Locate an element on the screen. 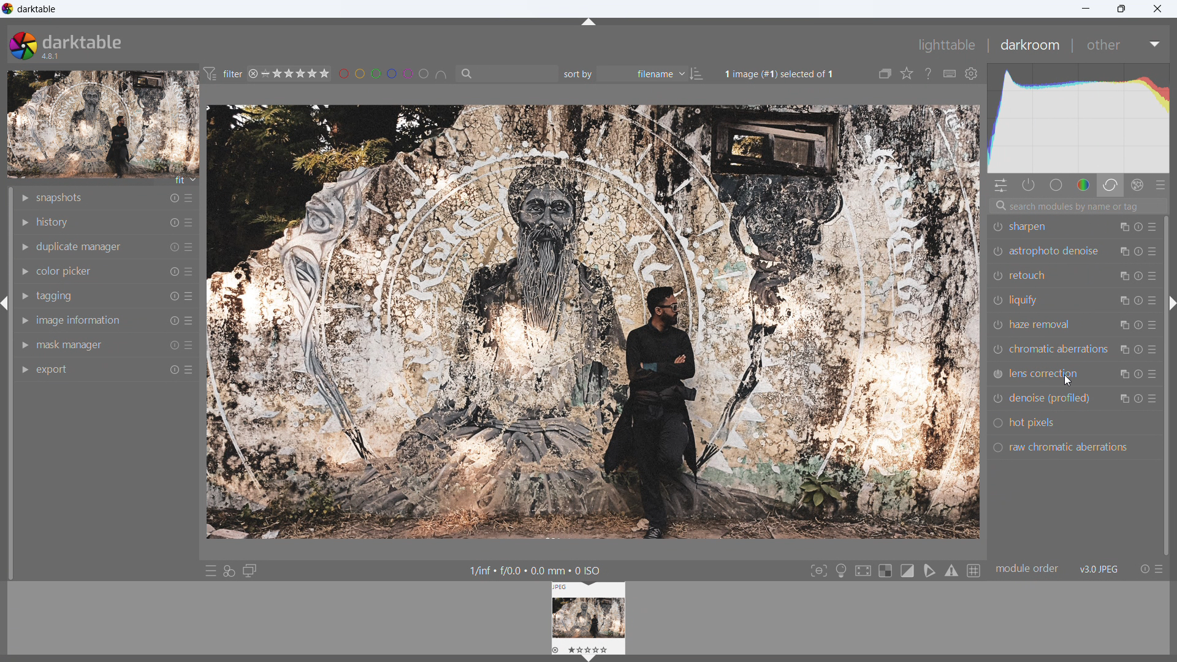 Image resolution: width=1177 pixels, height=662 pixels. range rating is located at coordinates (303, 73).